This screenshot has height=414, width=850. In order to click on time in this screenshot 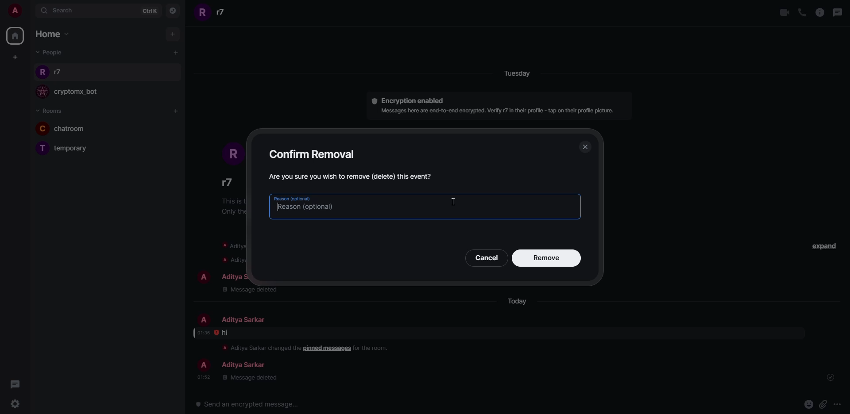, I will do `click(203, 333)`.